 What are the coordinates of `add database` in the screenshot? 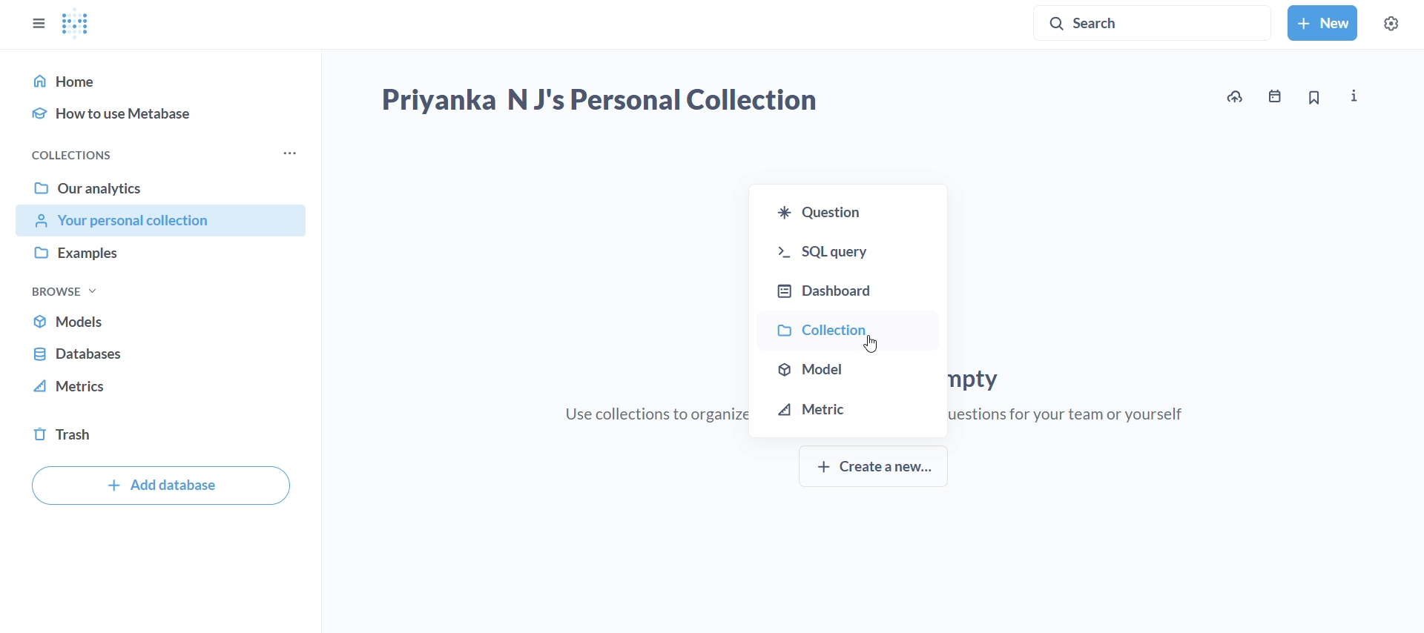 It's located at (160, 485).